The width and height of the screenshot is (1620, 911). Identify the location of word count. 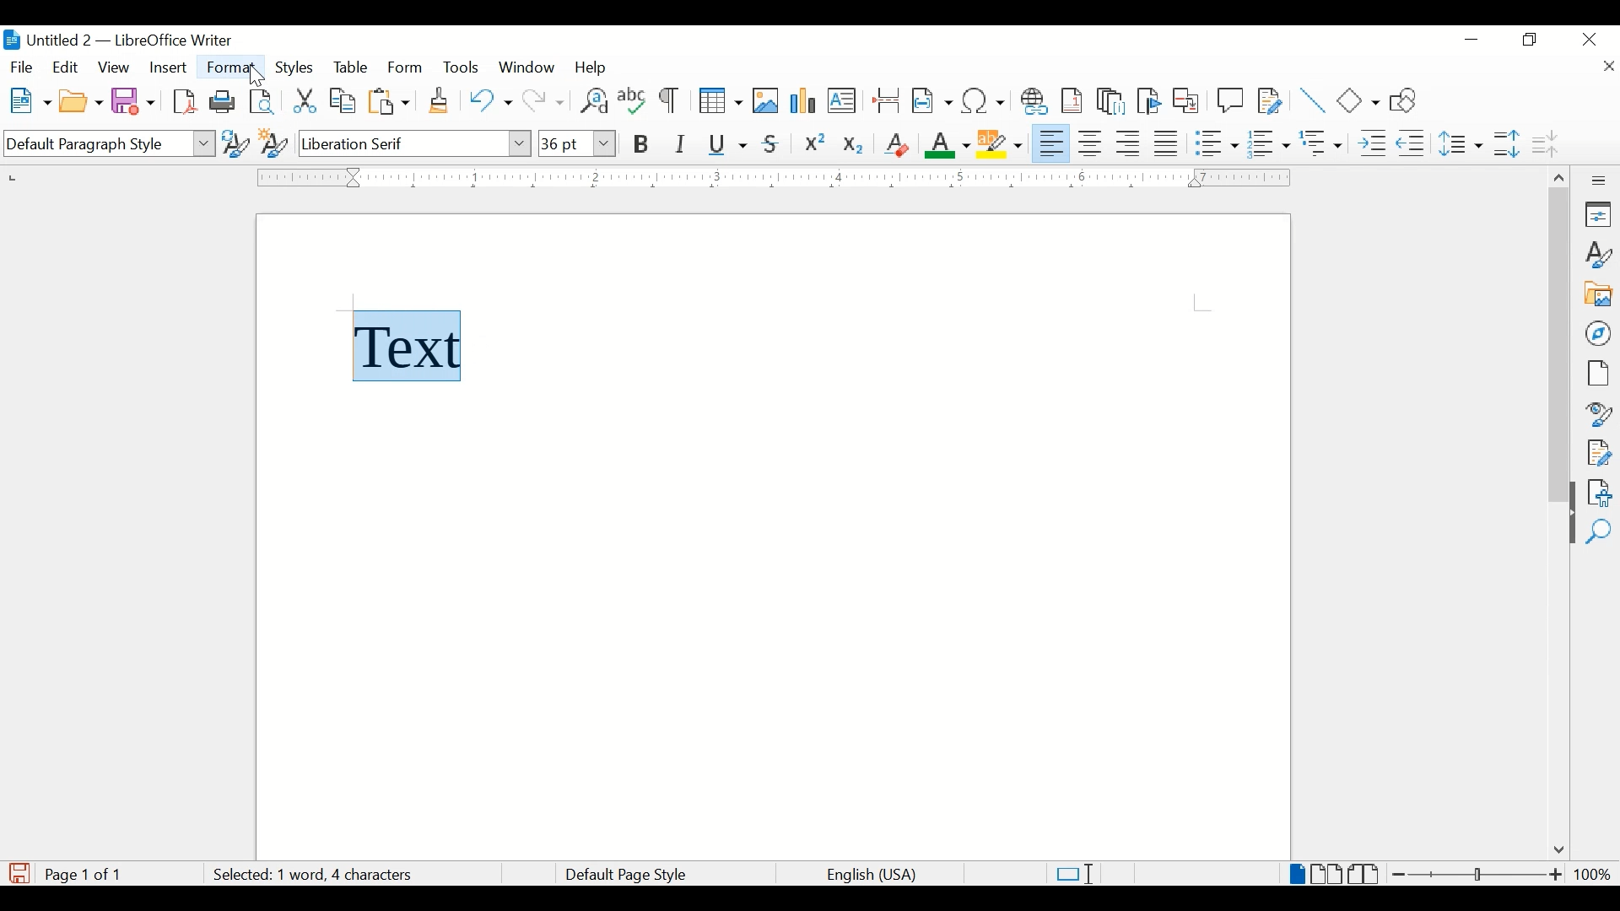
(339, 876).